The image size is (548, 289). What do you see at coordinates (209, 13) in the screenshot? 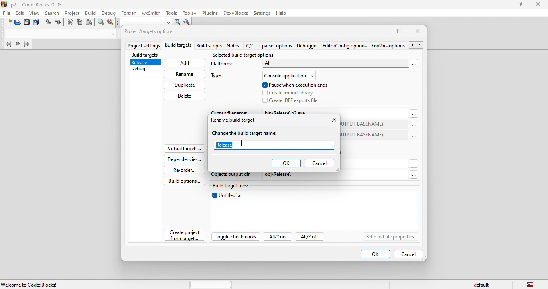
I see `plugins` at bounding box center [209, 13].